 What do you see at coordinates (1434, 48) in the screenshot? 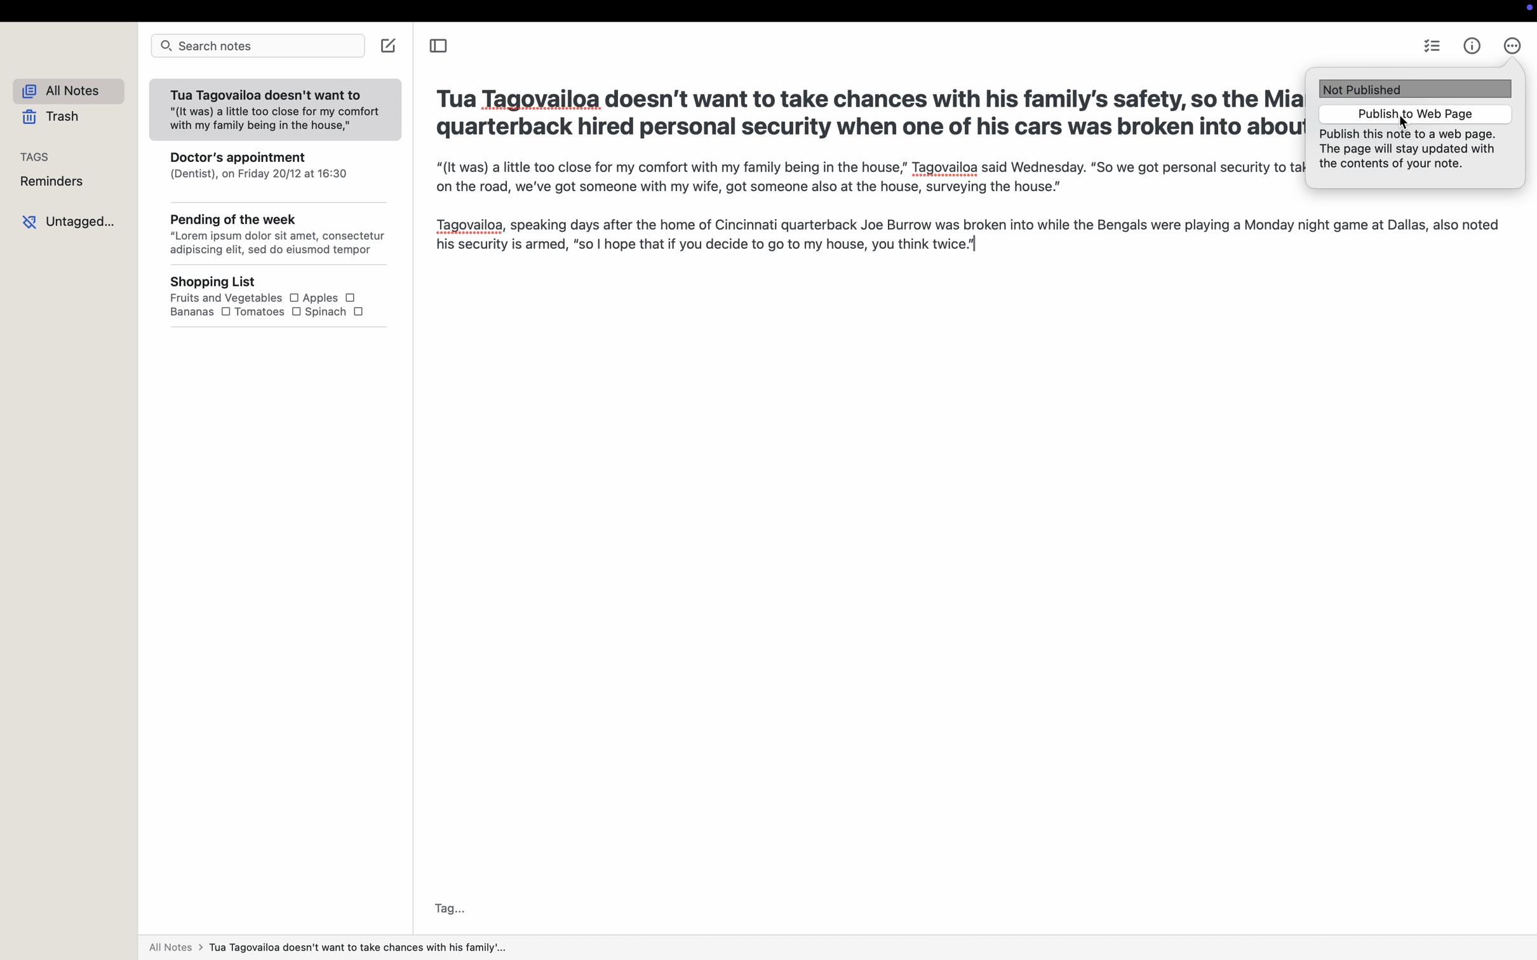
I see `check list` at bounding box center [1434, 48].